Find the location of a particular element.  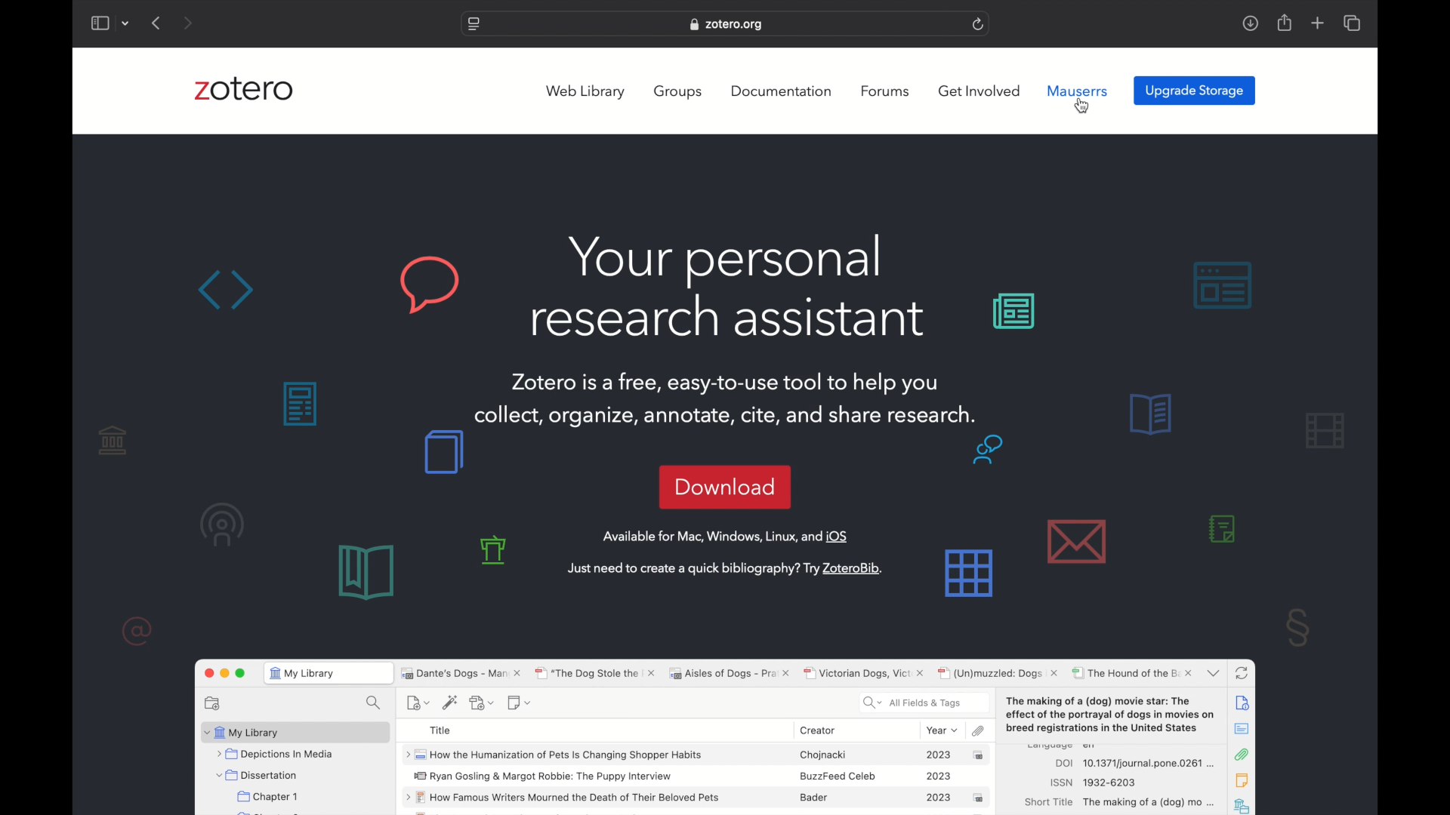

show tab overview is located at coordinates (1352, 23).